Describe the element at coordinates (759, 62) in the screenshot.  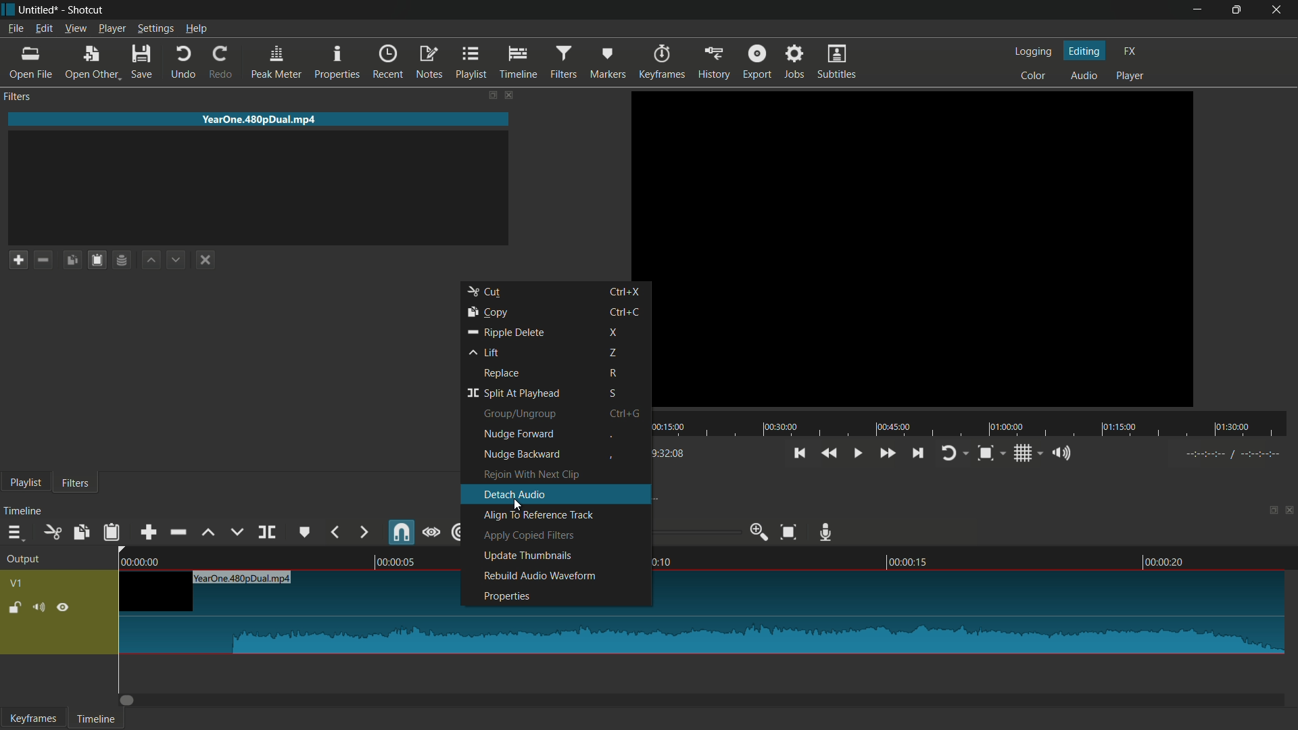
I see `export` at that location.